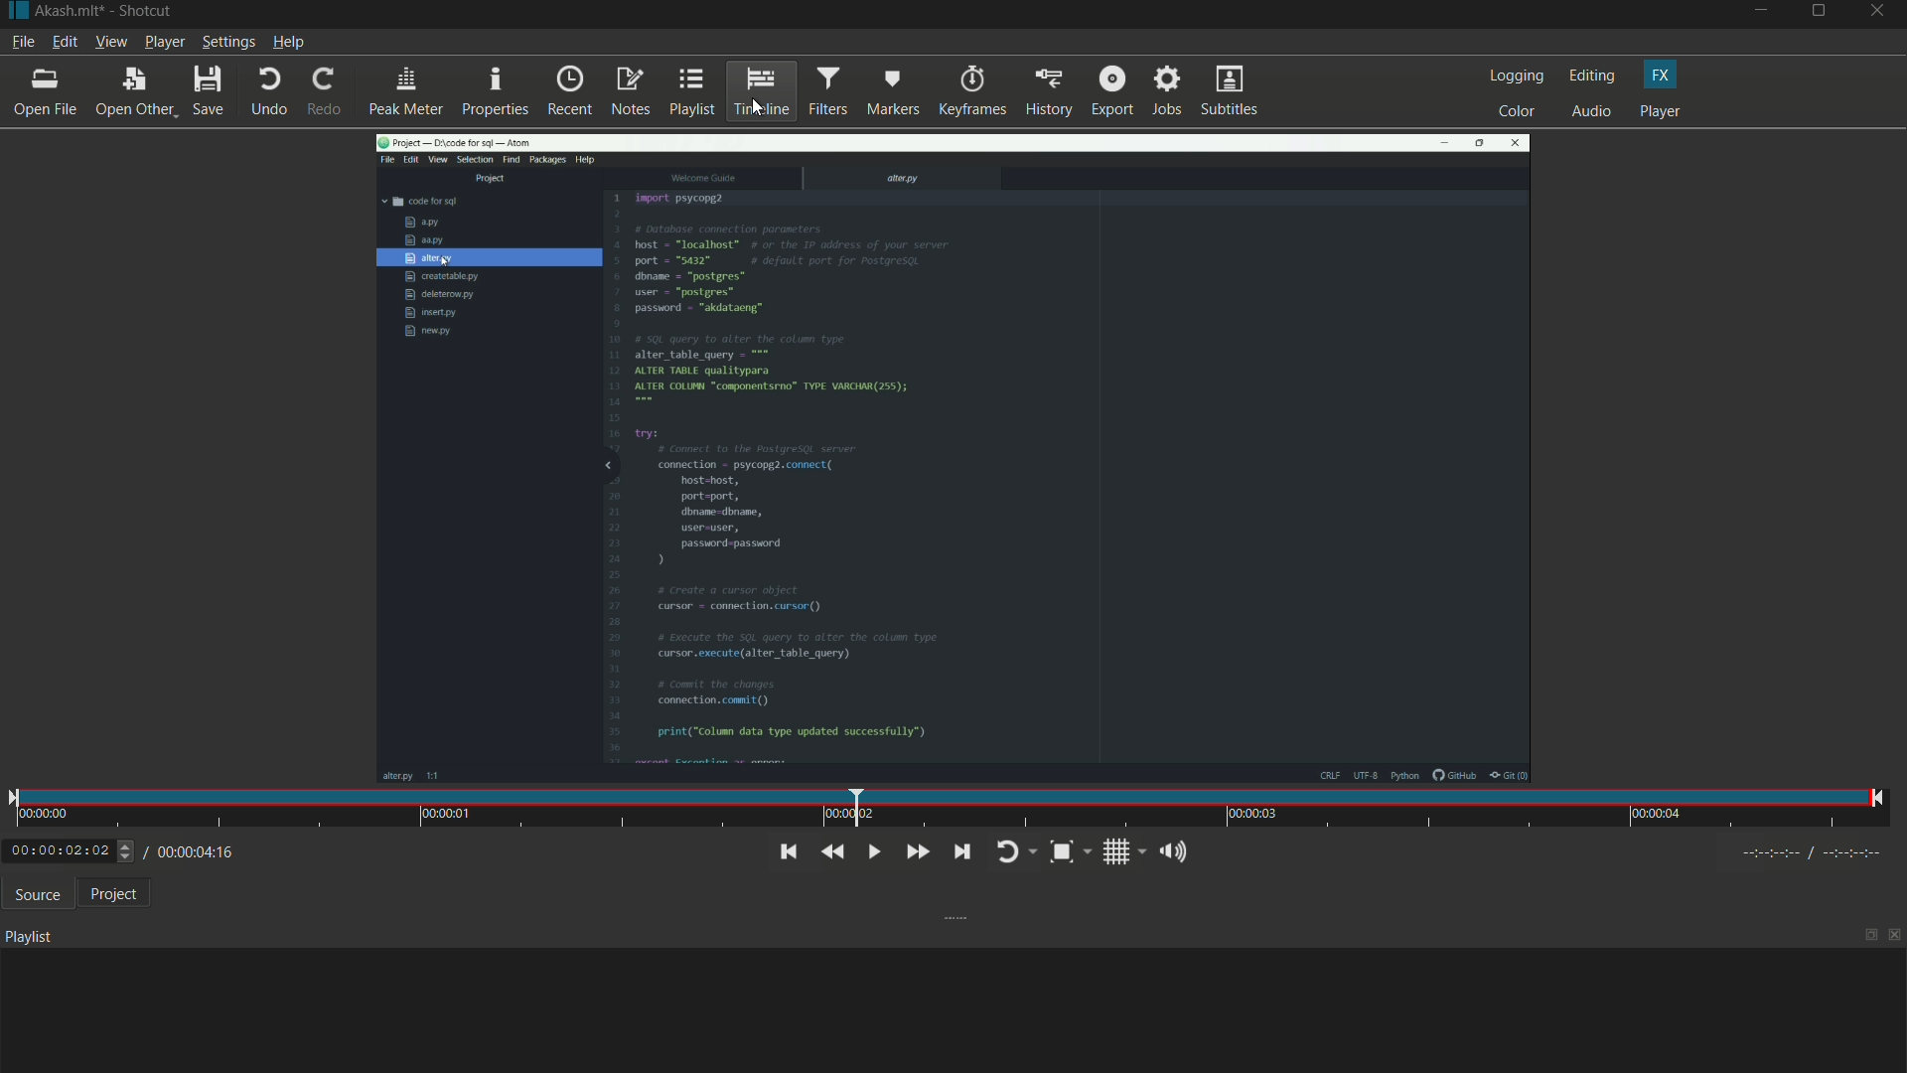 The width and height of the screenshot is (1907, 1073). What do you see at coordinates (320, 91) in the screenshot?
I see `redo` at bounding box center [320, 91].